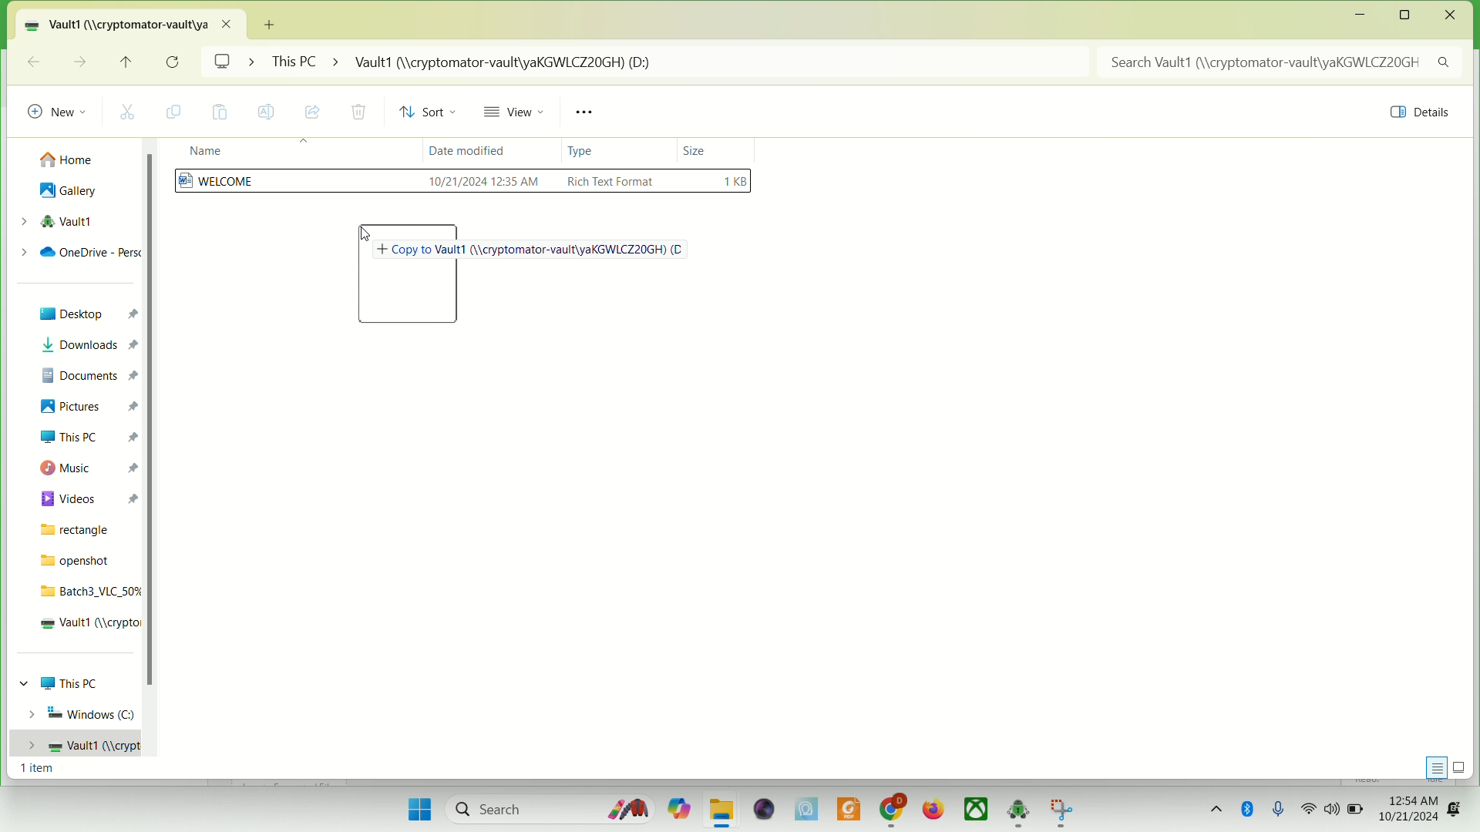 Image resolution: width=1480 pixels, height=832 pixels. What do you see at coordinates (1250, 809) in the screenshot?
I see `Bluetooth` at bounding box center [1250, 809].